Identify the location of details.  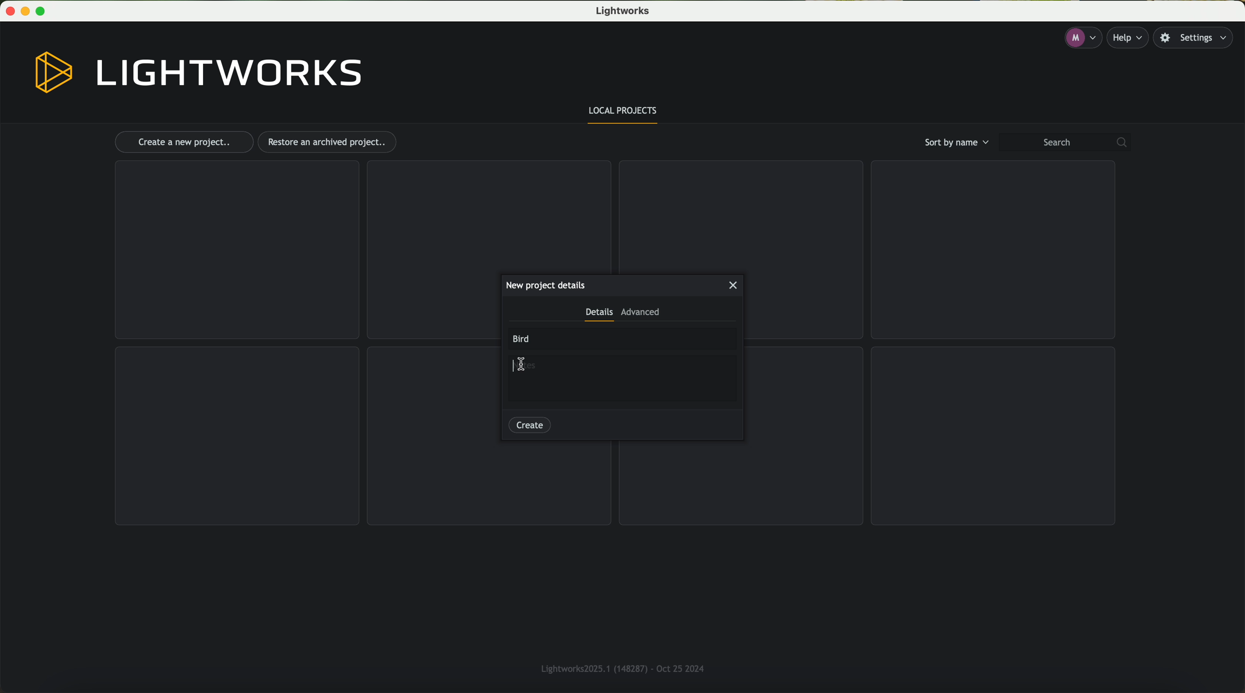
(598, 315).